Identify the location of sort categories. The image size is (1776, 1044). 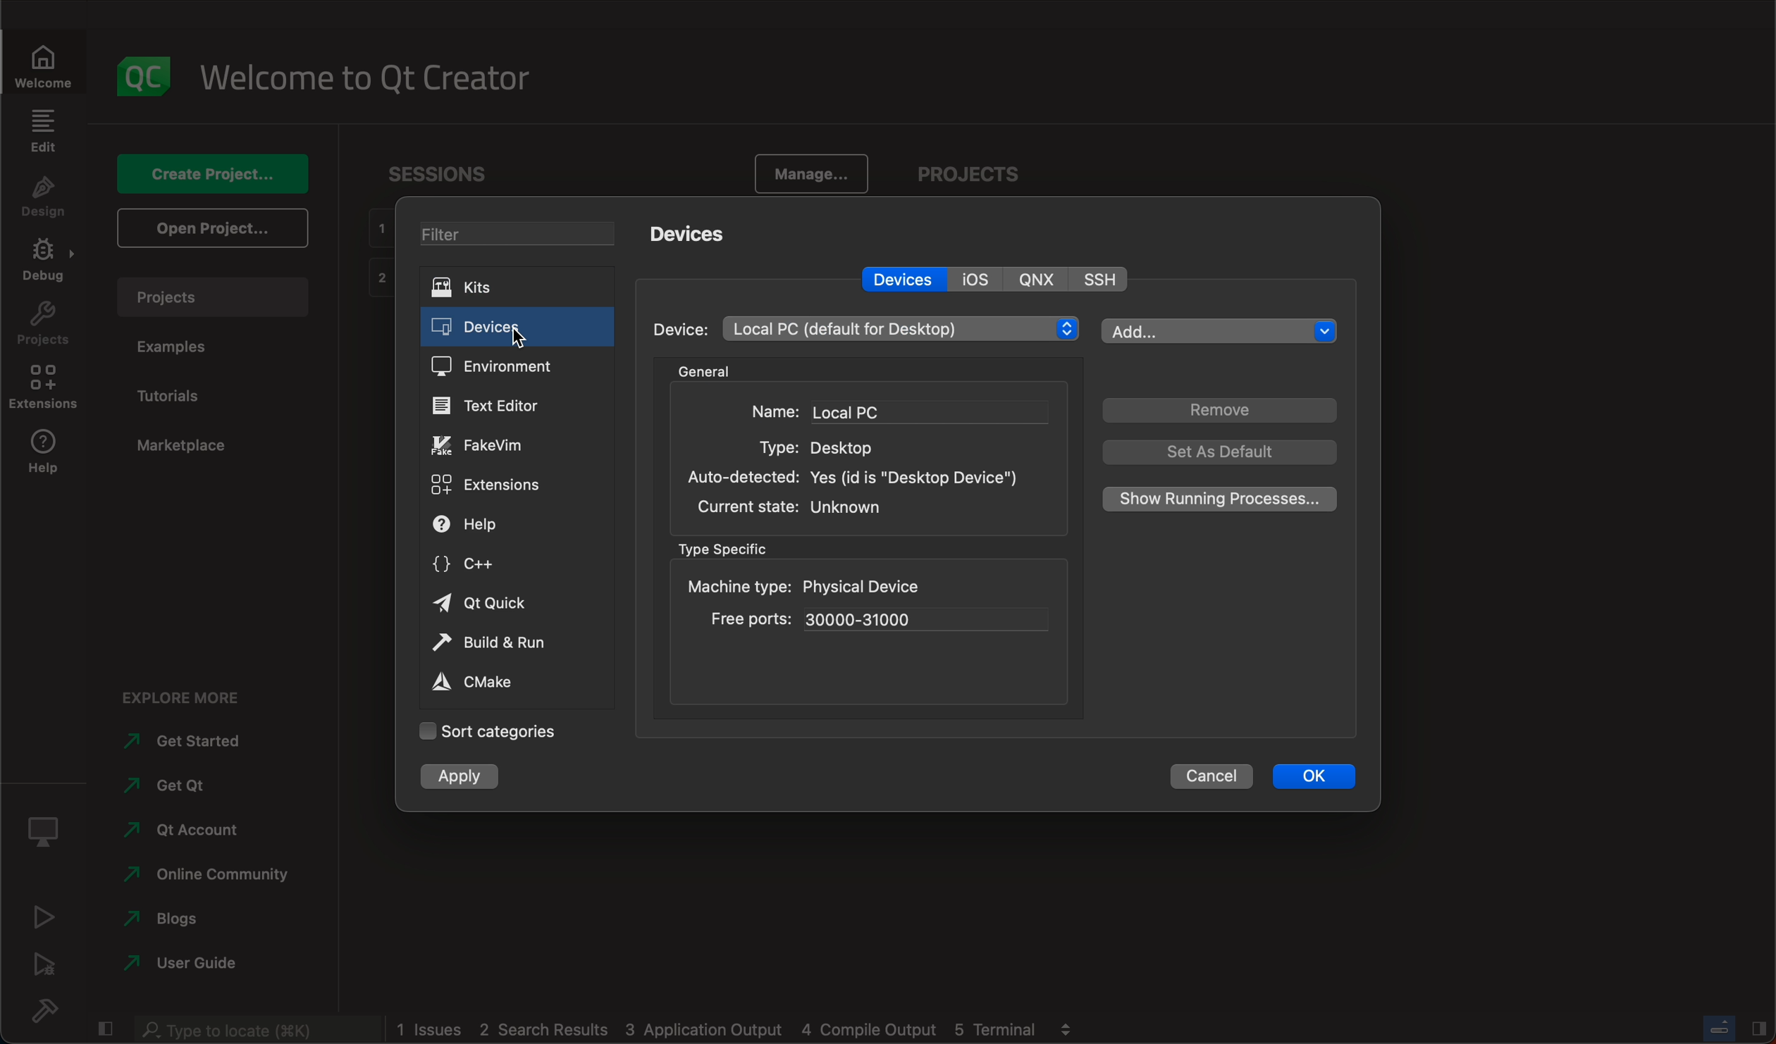
(486, 733).